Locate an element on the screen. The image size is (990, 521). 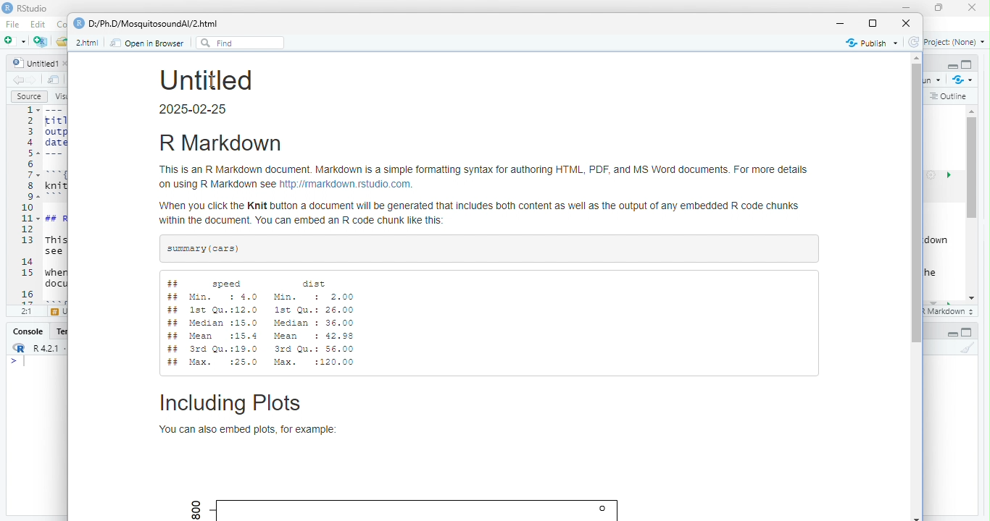
############## is located at coordinates (175, 323).